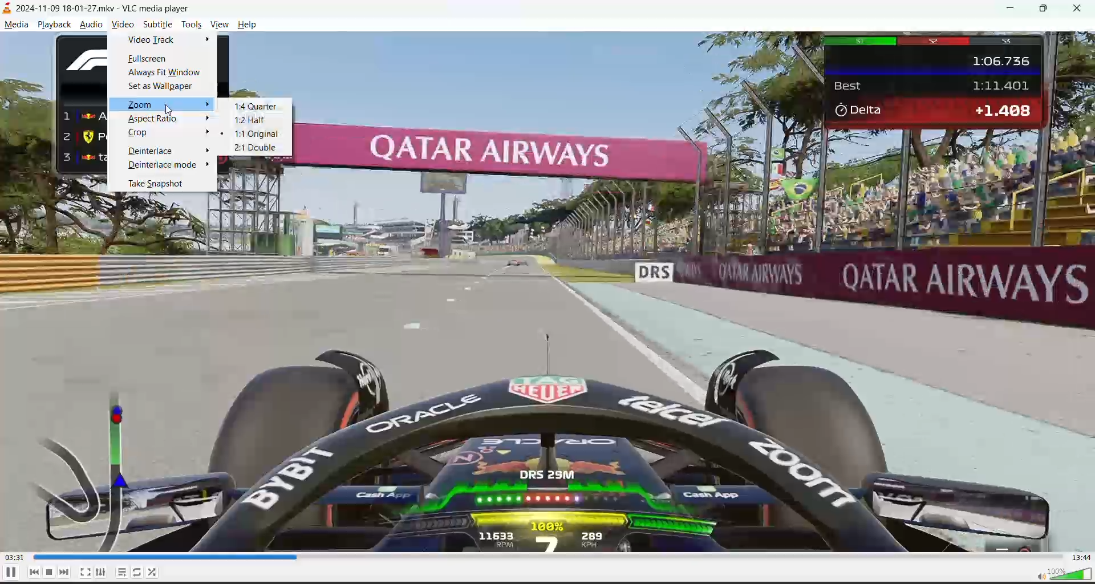  I want to click on deinterlace mode, so click(163, 166).